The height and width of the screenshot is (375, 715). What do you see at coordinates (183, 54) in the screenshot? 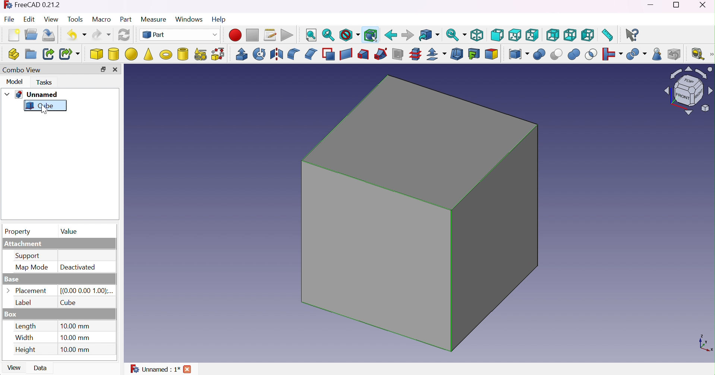
I see `Create tube` at bounding box center [183, 54].